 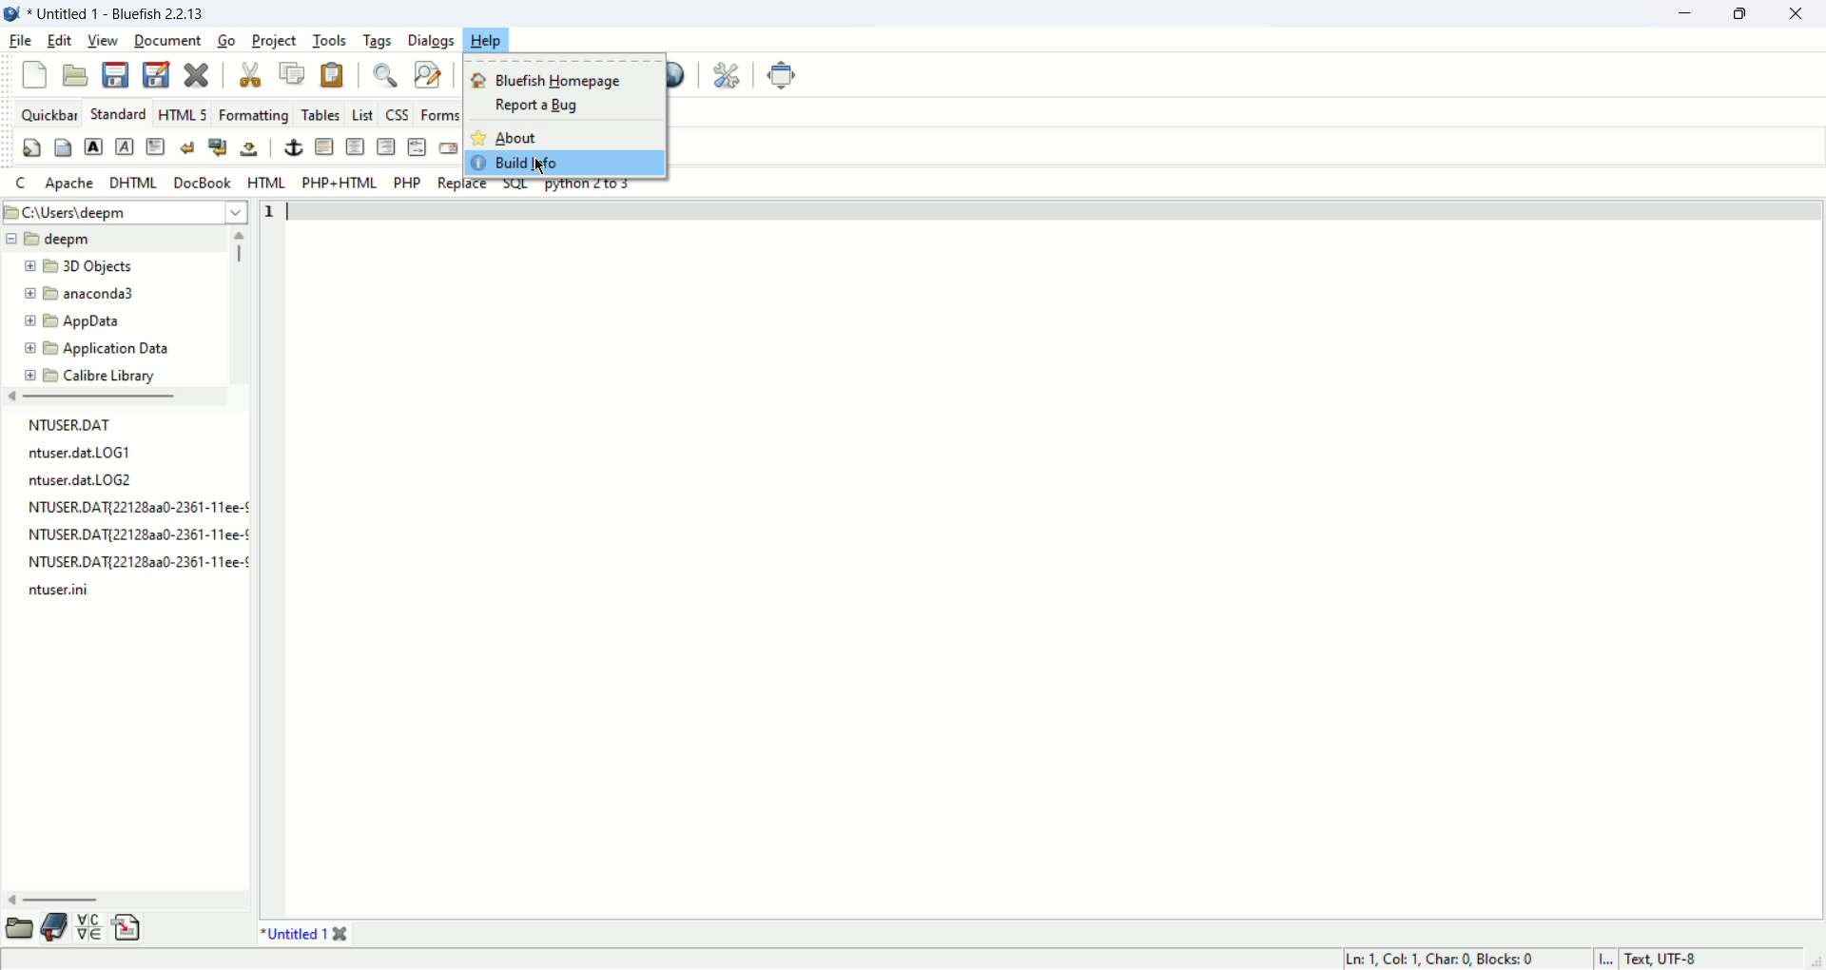 What do you see at coordinates (104, 348) in the screenshot?
I see `folder name` at bounding box center [104, 348].